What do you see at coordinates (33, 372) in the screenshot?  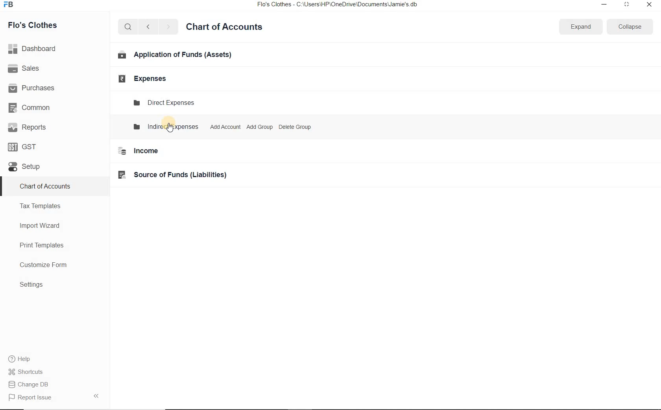 I see `Shortcuts` at bounding box center [33, 372].